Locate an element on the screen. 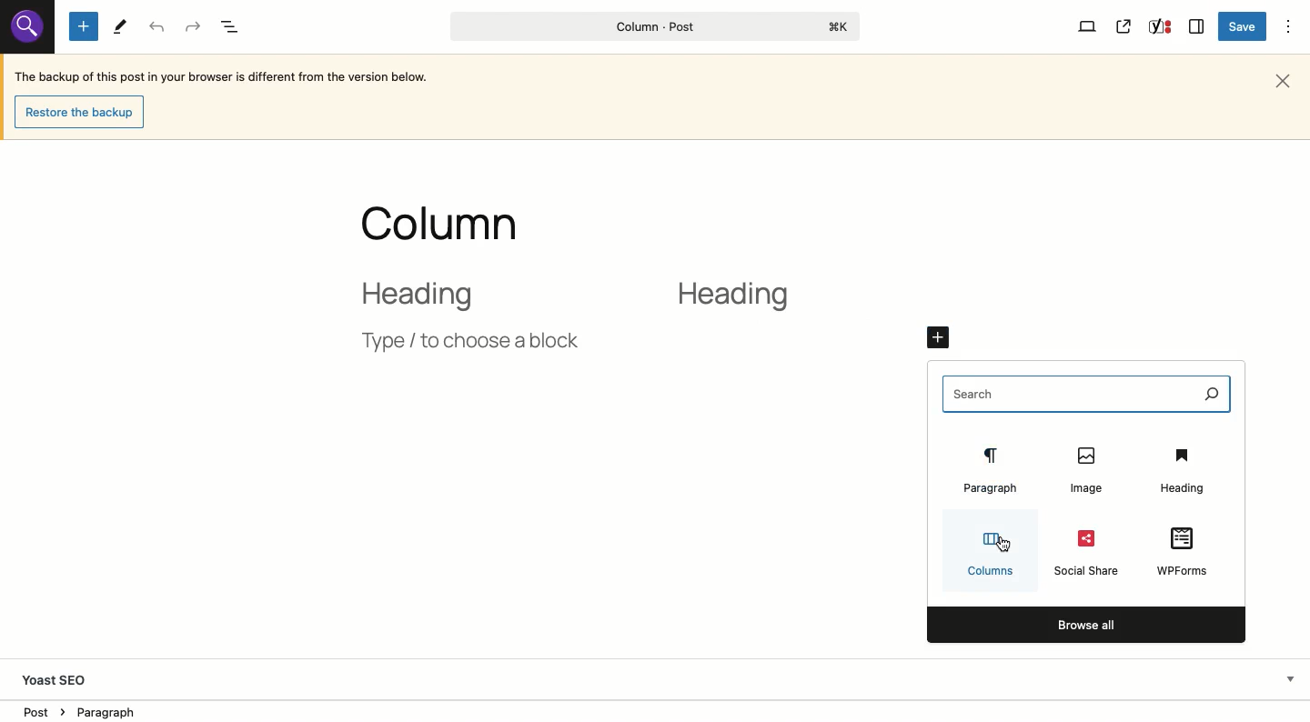  The backup of this post in your browser is different from the version below. is located at coordinates (223, 79).